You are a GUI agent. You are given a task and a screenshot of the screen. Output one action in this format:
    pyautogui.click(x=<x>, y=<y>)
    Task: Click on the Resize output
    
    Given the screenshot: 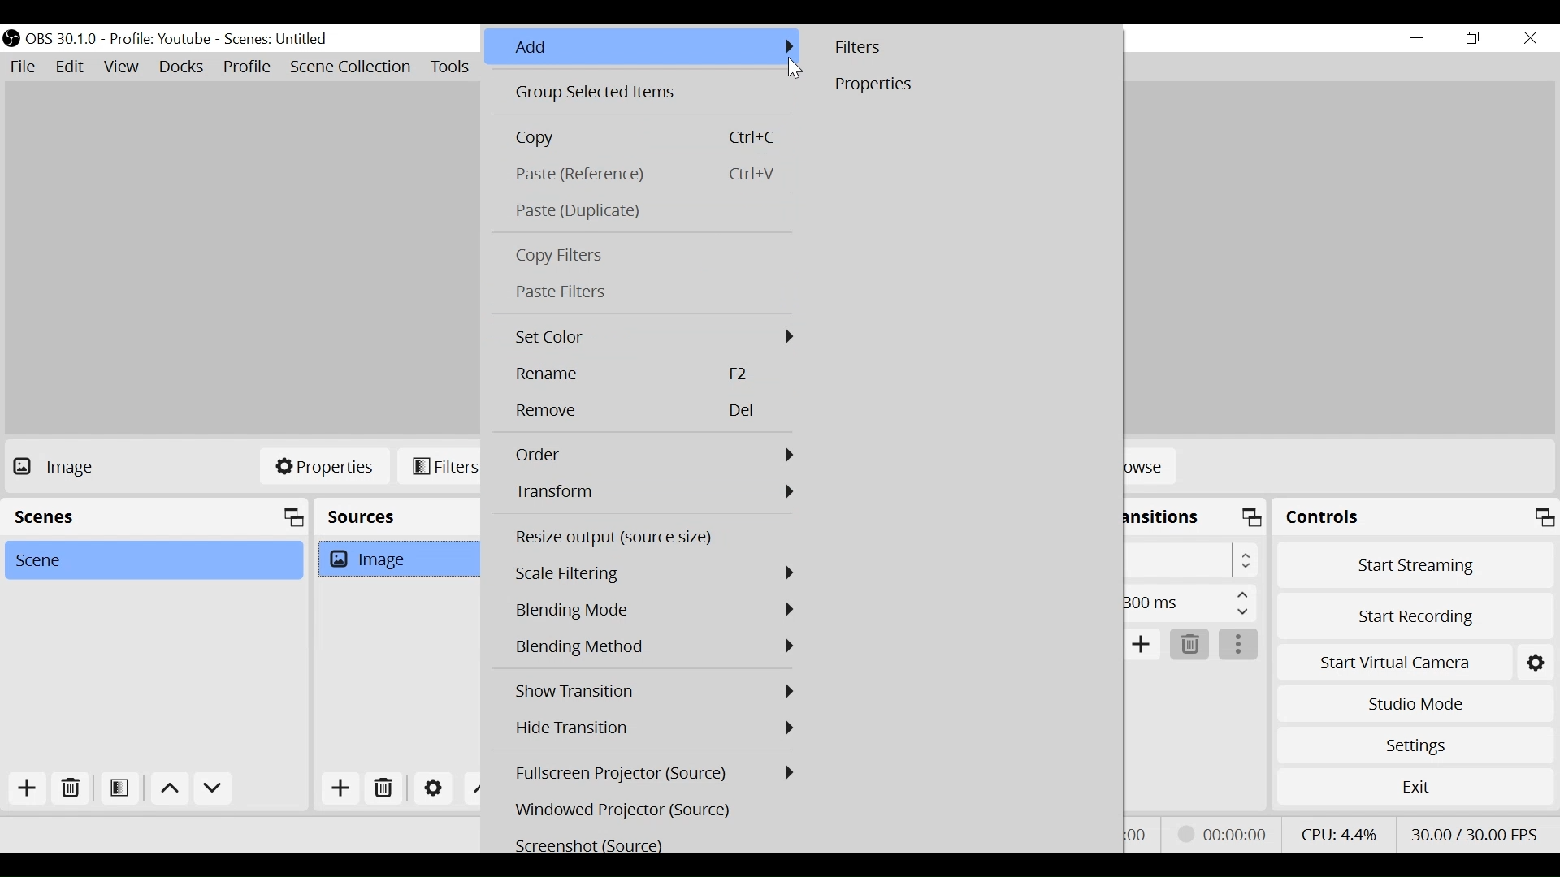 What is the action you would take?
    pyautogui.click(x=655, y=538)
    